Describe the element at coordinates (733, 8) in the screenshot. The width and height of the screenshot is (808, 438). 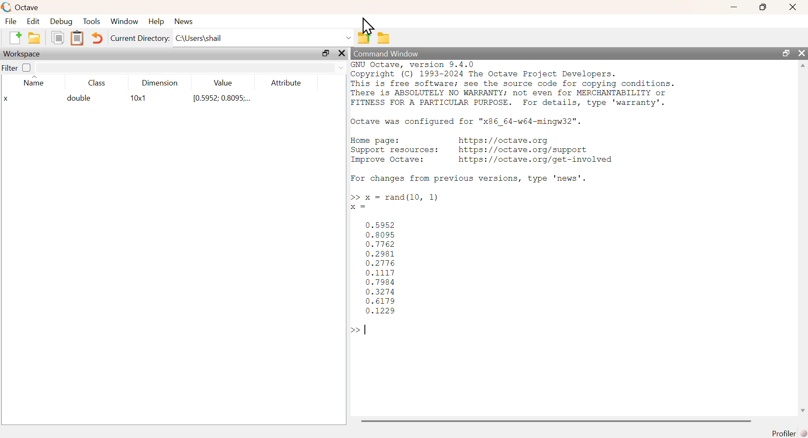
I see `minimize` at that location.